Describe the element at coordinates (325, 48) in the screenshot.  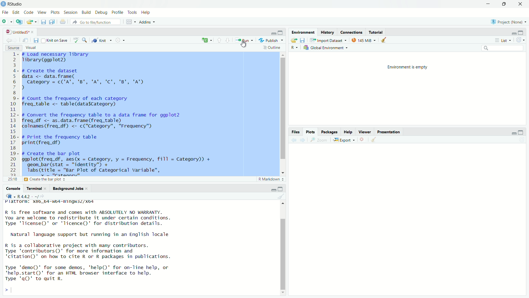
I see `Global Environment` at that location.